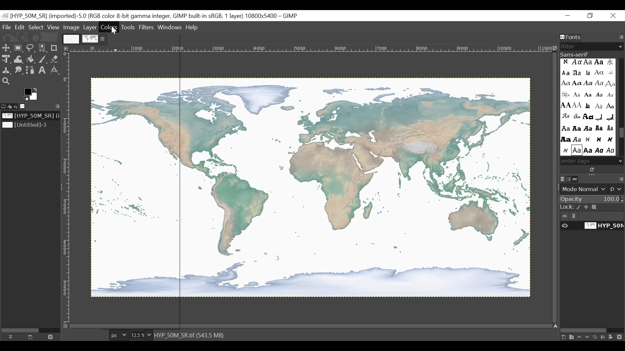 Image resolution: width=625 pixels, height=351 pixels. I want to click on Item visibility, so click(592, 216).